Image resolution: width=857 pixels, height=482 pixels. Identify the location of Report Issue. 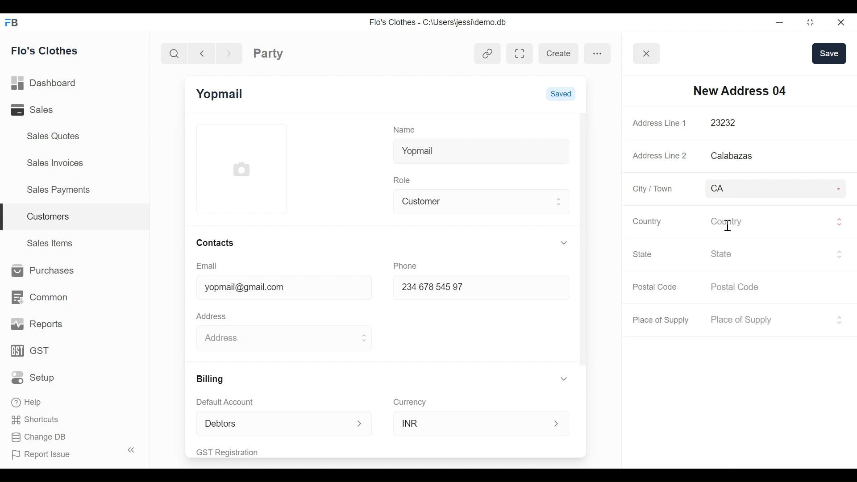
(69, 453).